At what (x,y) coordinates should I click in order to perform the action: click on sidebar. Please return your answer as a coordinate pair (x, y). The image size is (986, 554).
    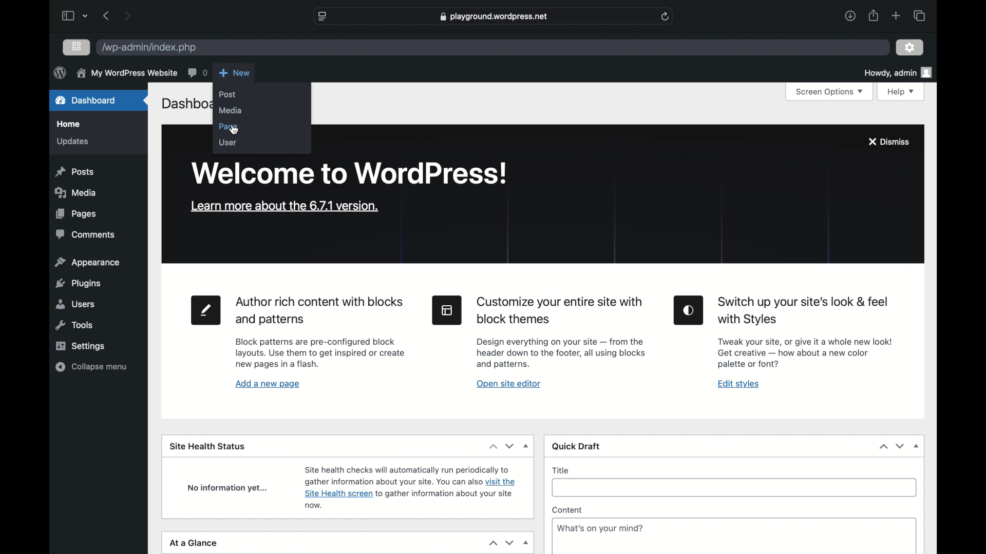
    Looking at the image, I should click on (67, 15).